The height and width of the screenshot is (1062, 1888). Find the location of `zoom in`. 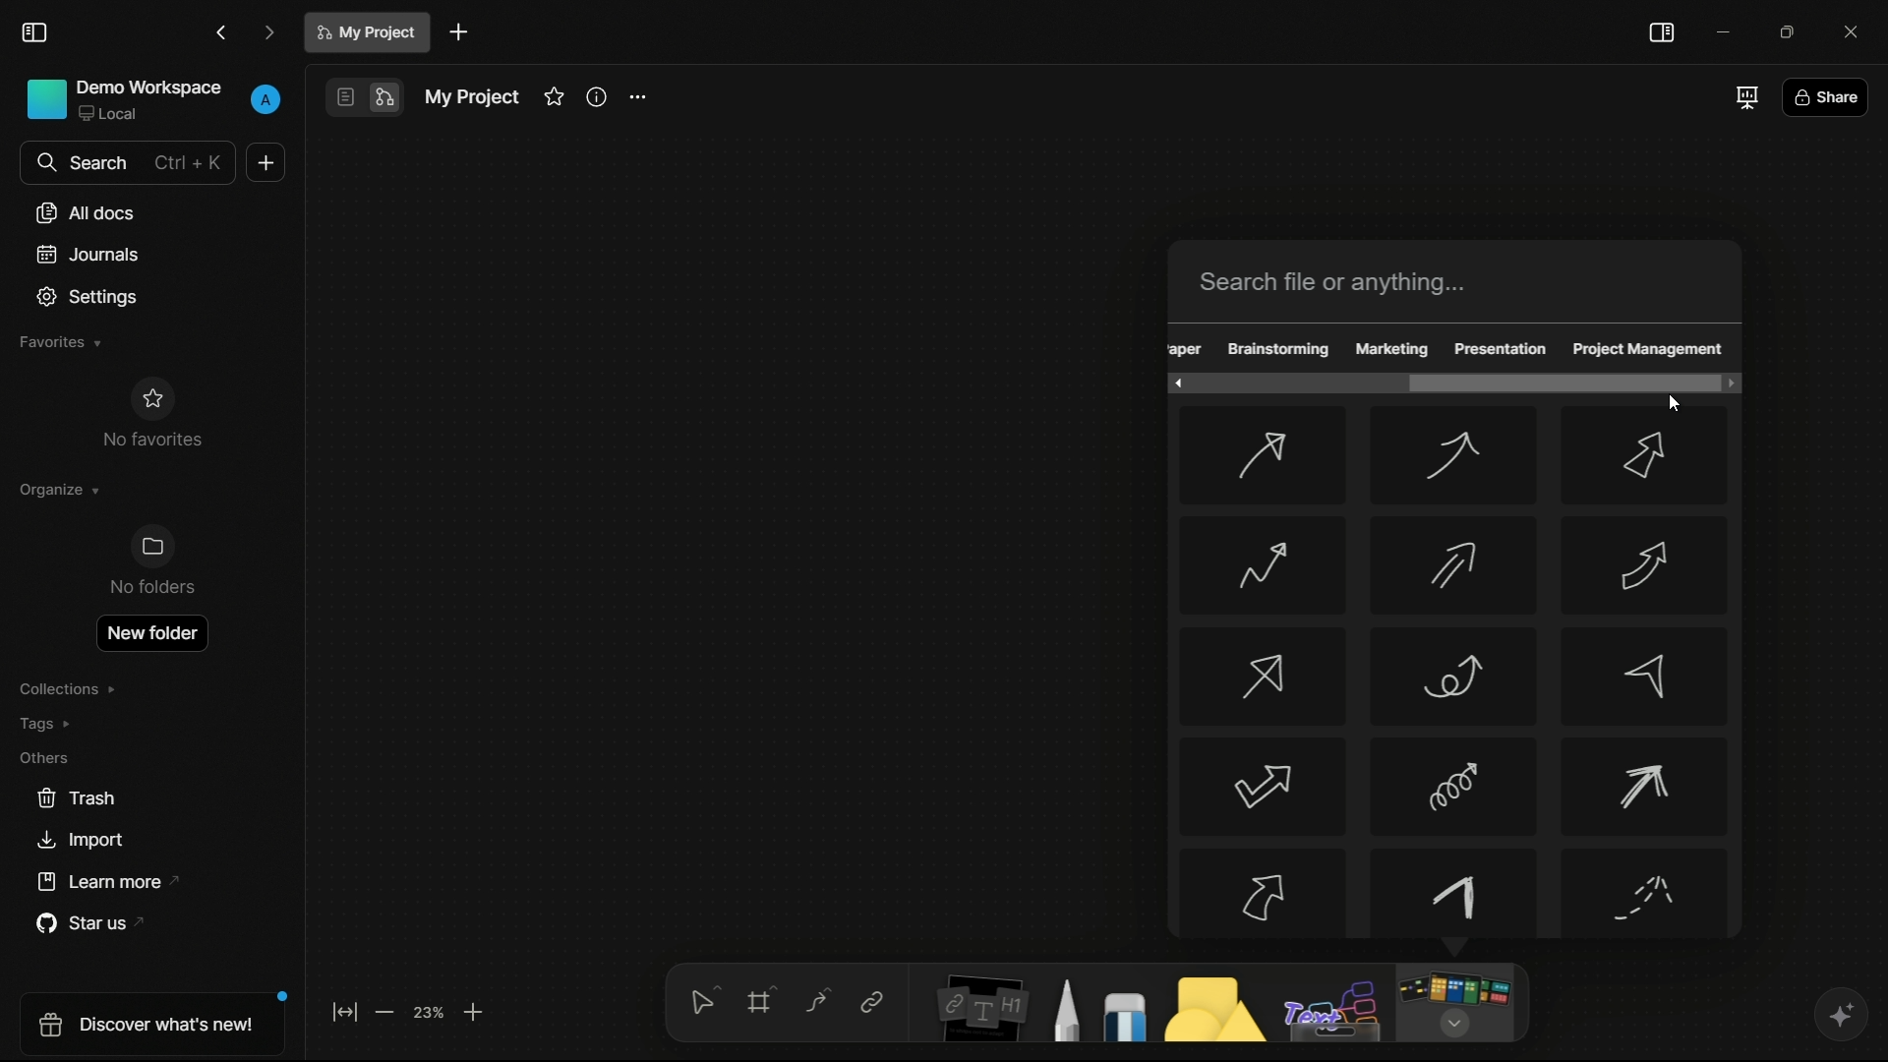

zoom in is located at coordinates (474, 1011).